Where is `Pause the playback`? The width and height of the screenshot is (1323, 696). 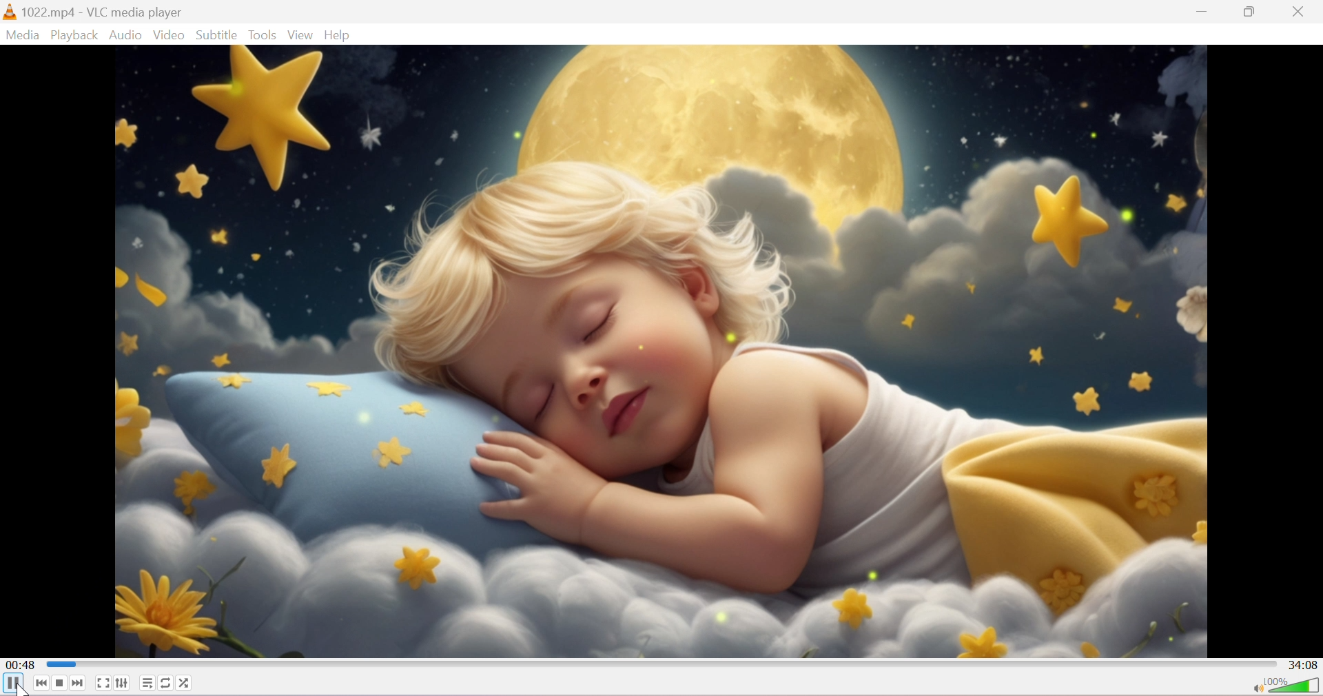 Pause the playback is located at coordinates (12, 684).